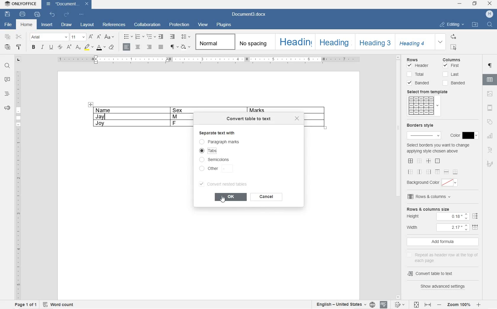 Image resolution: width=497 pixels, height=309 pixels. Describe the element at coordinates (374, 42) in the screenshot. I see `HEADING 3` at that location.